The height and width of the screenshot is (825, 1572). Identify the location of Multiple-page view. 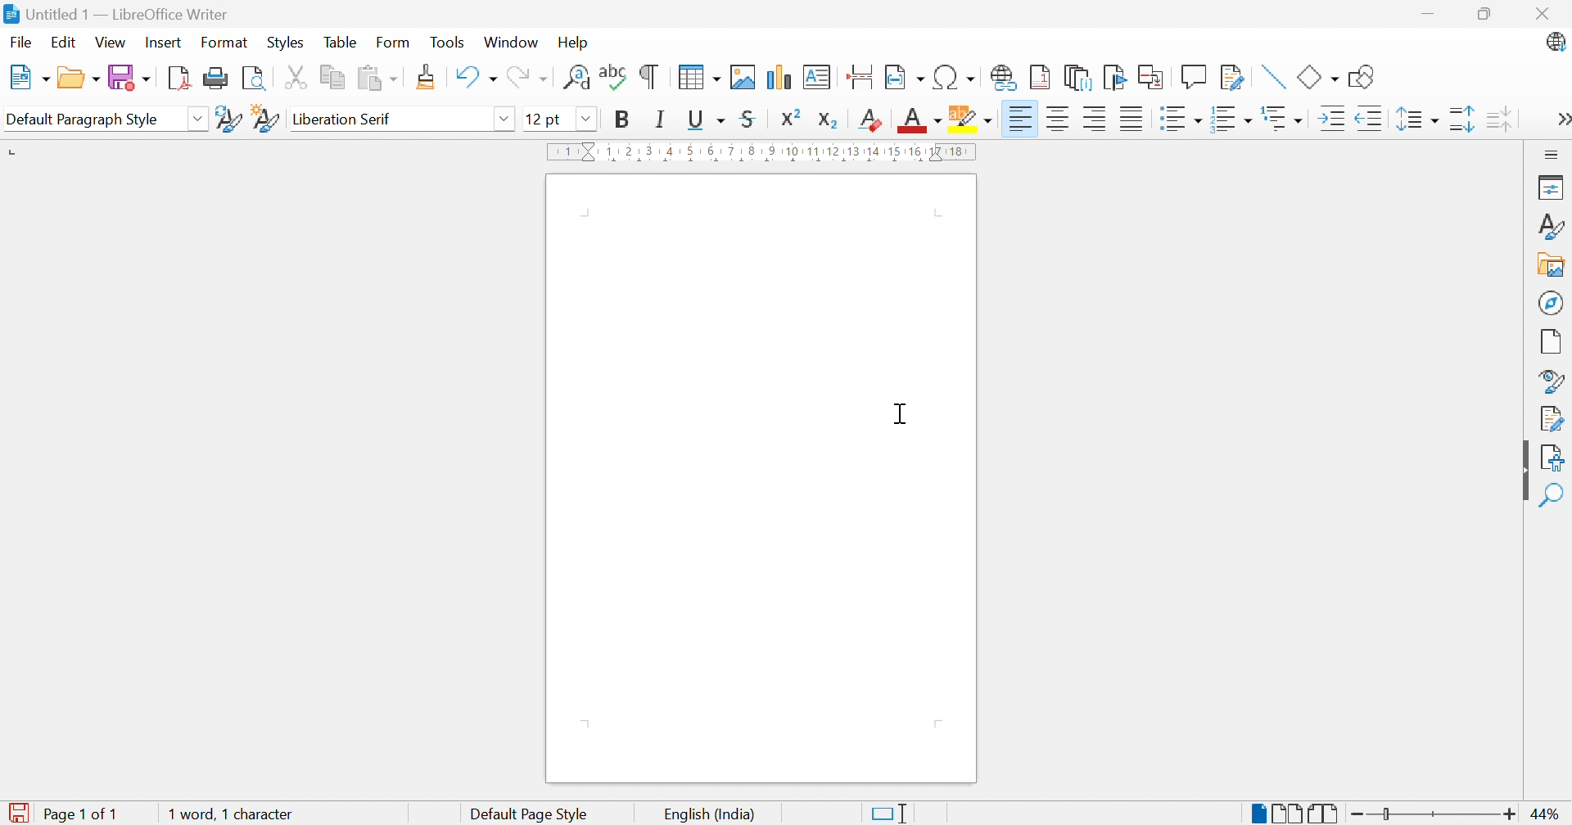
(1287, 814).